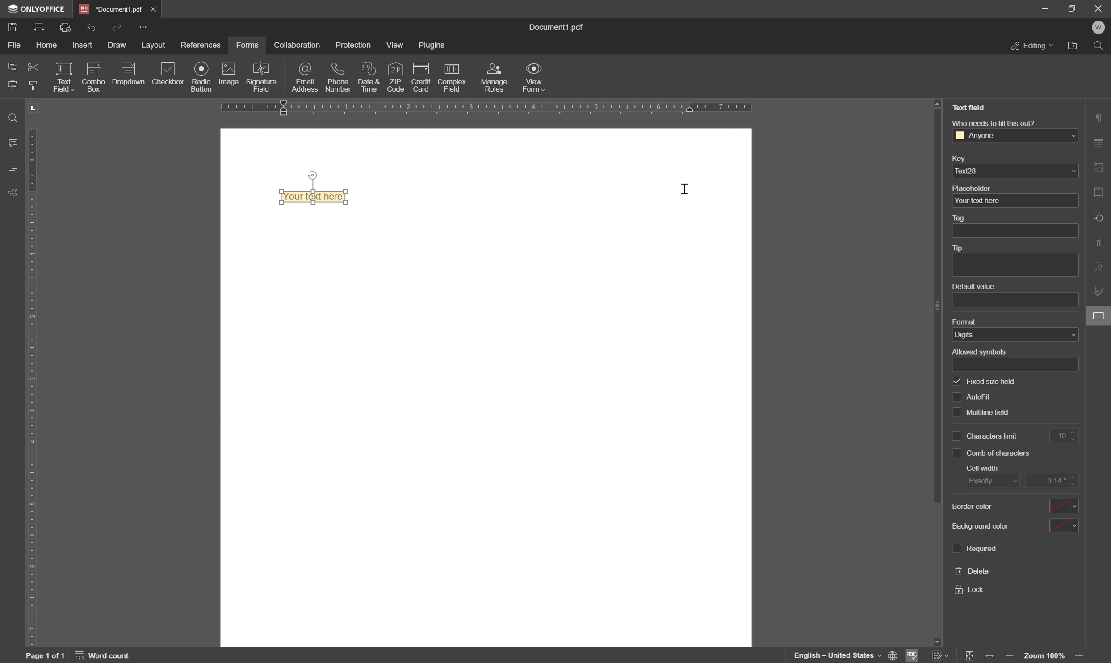 The image size is (1111, 663). Describe the element at coordinates (941, 656) in the screenshot. I see `Track changes` at that location.